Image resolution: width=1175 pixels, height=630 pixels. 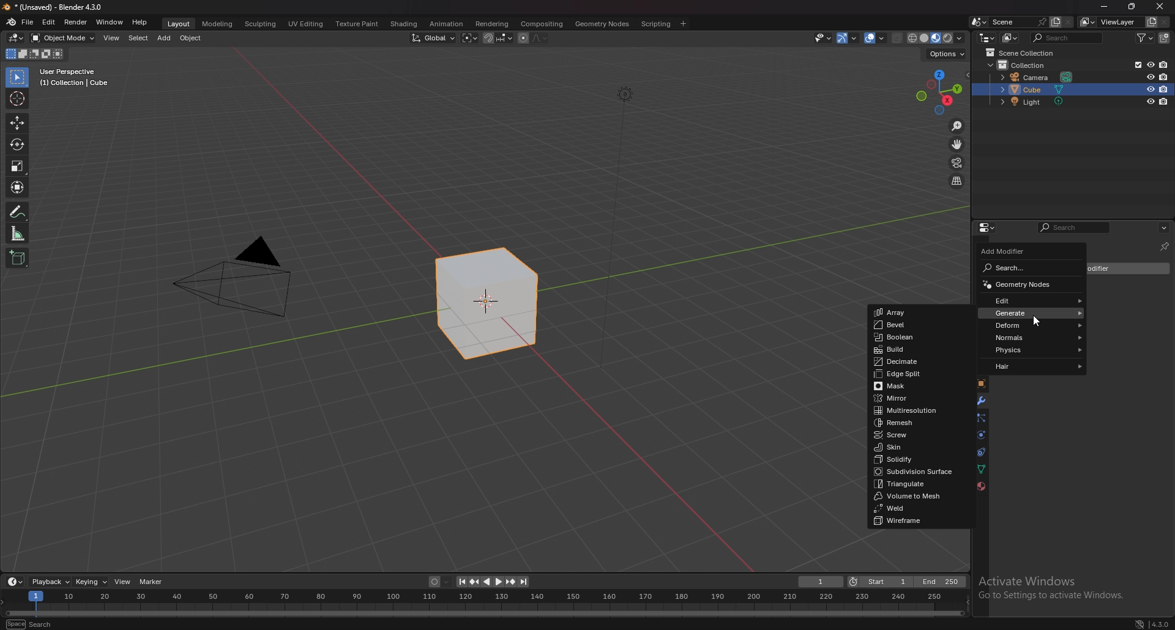 I want to click on filter, so click(x=1147, y=37).